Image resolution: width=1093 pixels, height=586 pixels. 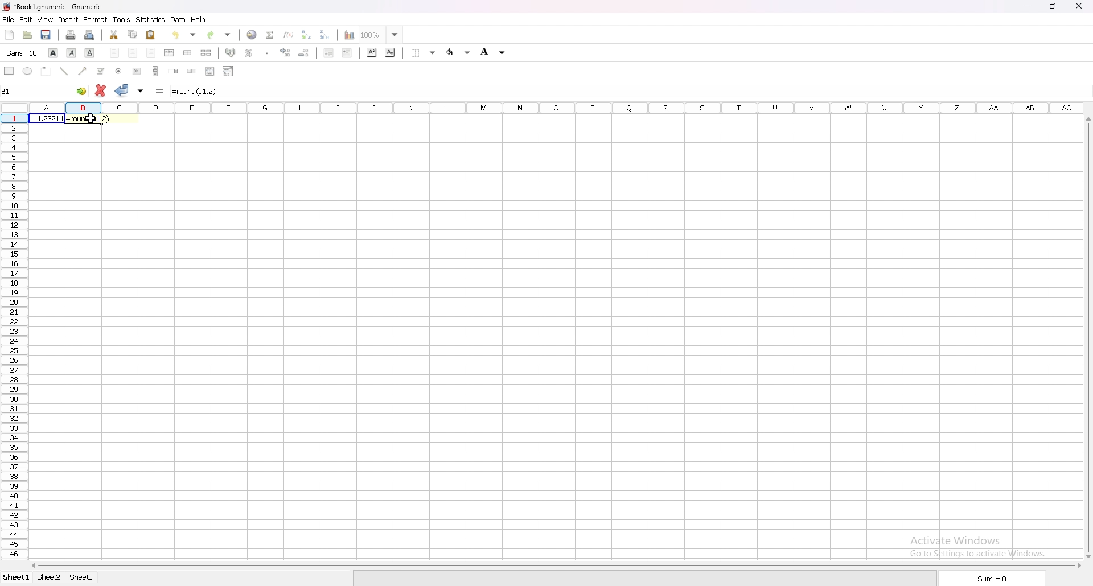 What do you see at coordinates (137, 72) in the screenshot?
I see `button` at bounding box center [137, 72].